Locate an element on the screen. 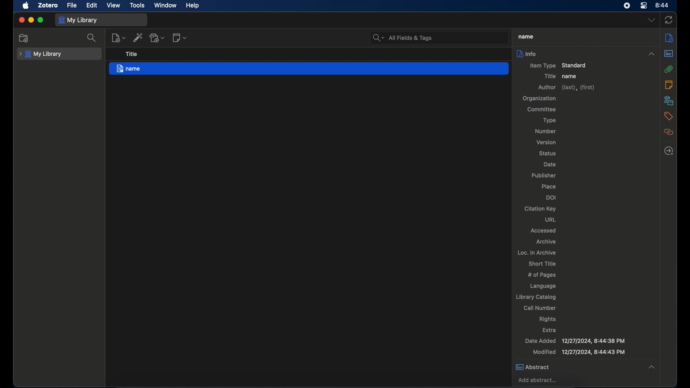 The height and width of the screenshot is (388, 690). title is located at coordinates (549, 76).